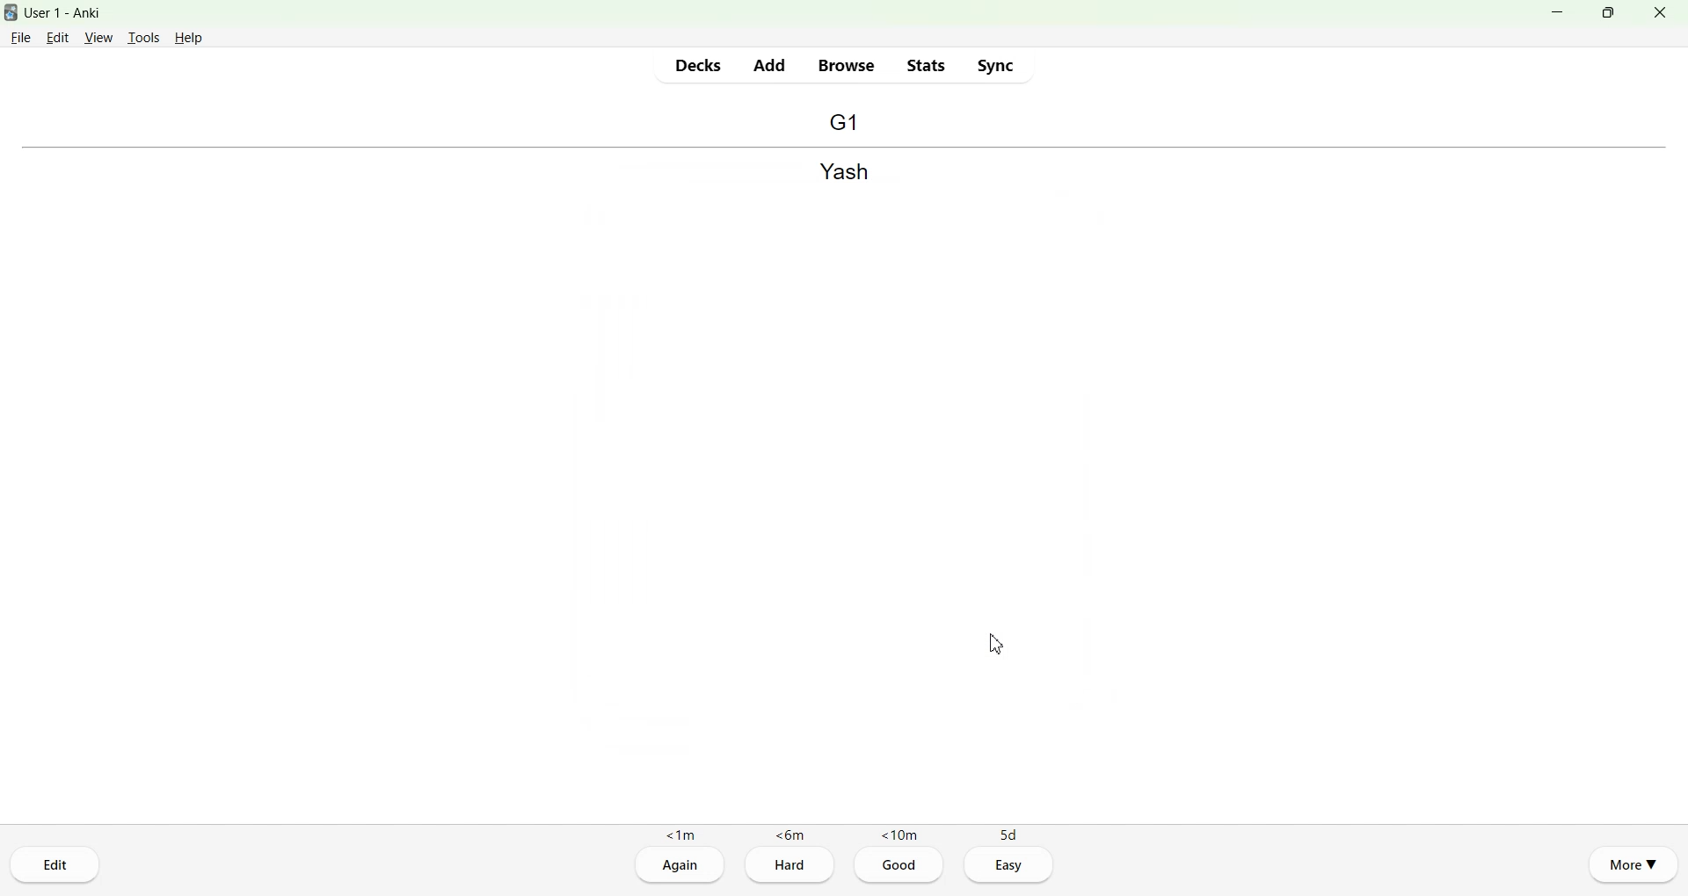  I want to click on Good, so click(899, 866).